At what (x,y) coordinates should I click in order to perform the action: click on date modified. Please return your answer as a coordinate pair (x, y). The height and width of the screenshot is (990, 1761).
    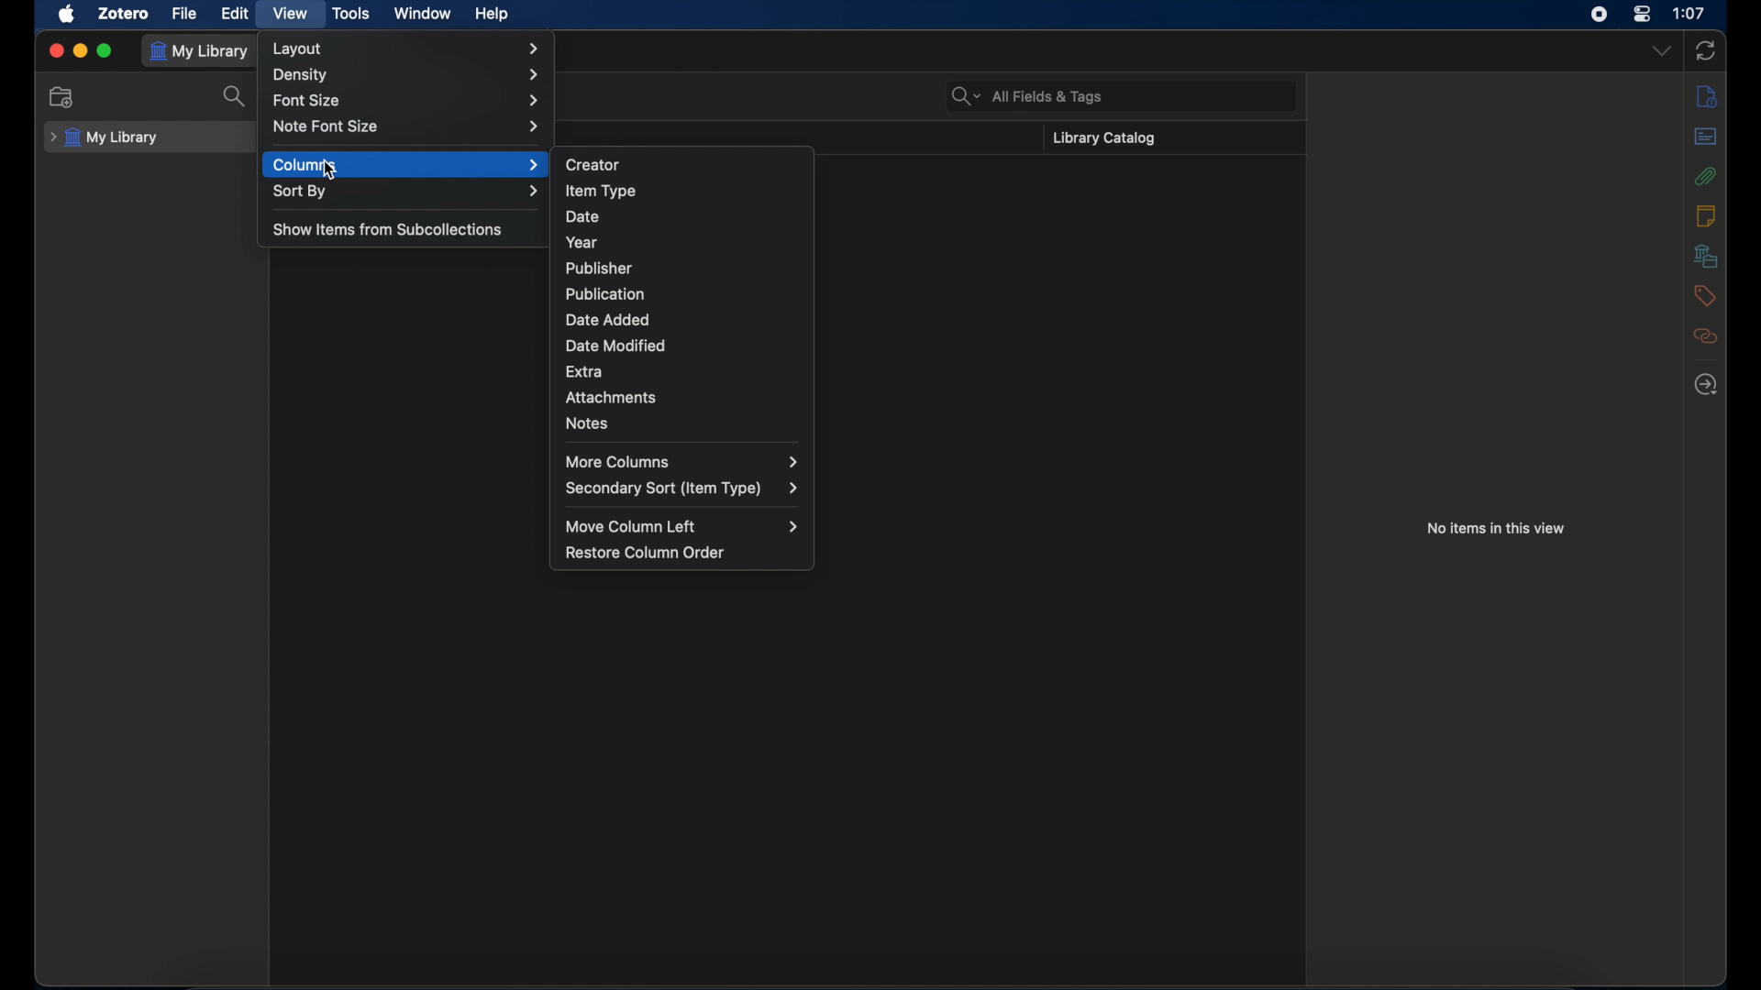
    Looking at the image, I should click on (615, 346).